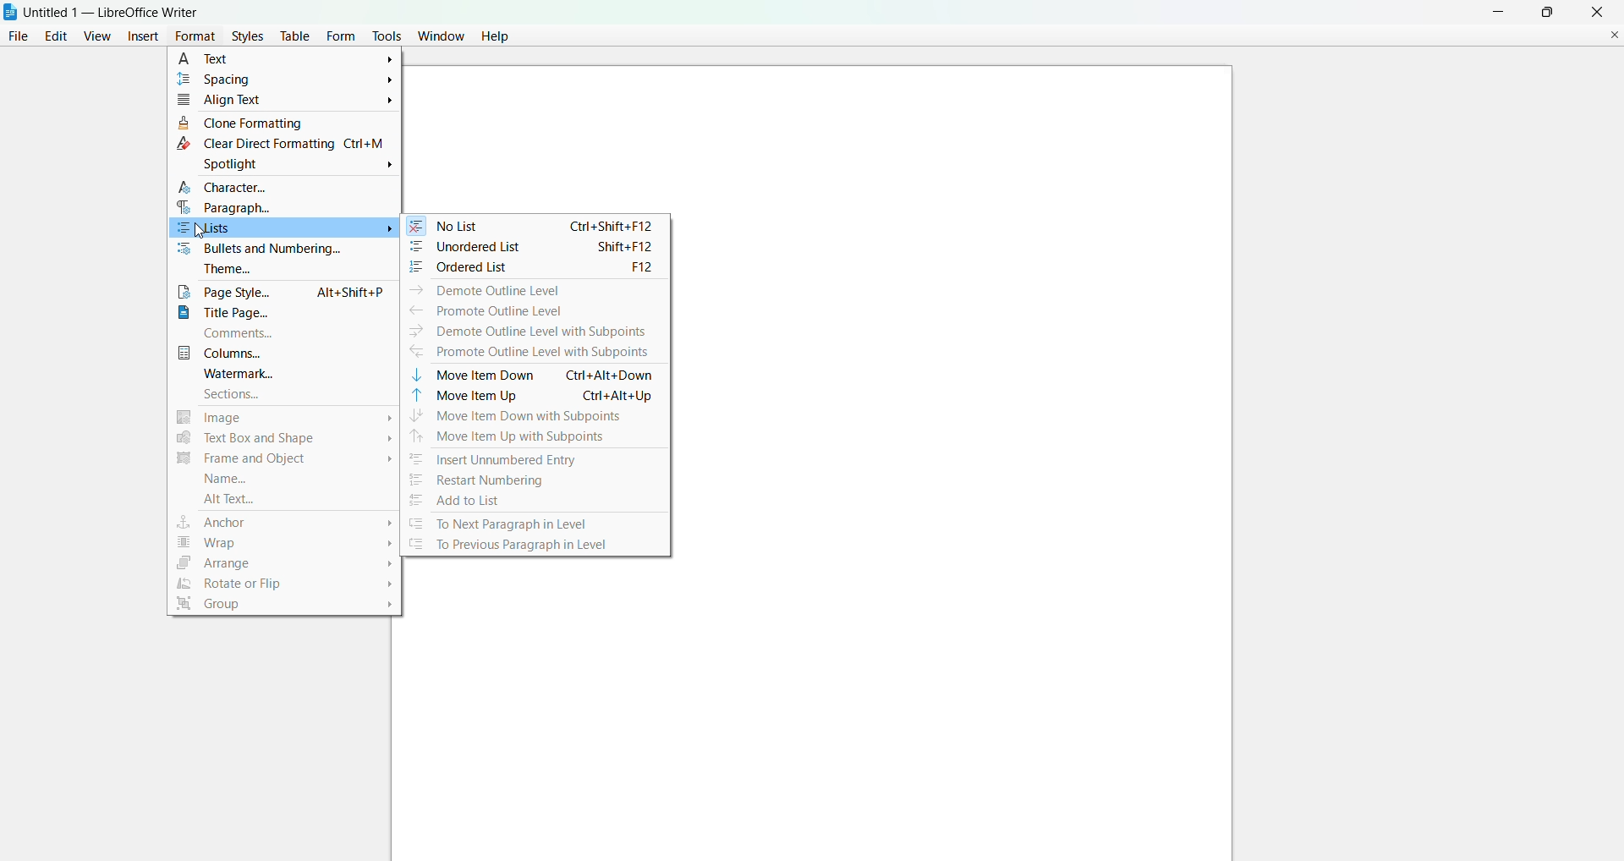  What do you see at coordinates (233, 334) in the screenshot?
I see `comments` at bounding box center [233, 334].